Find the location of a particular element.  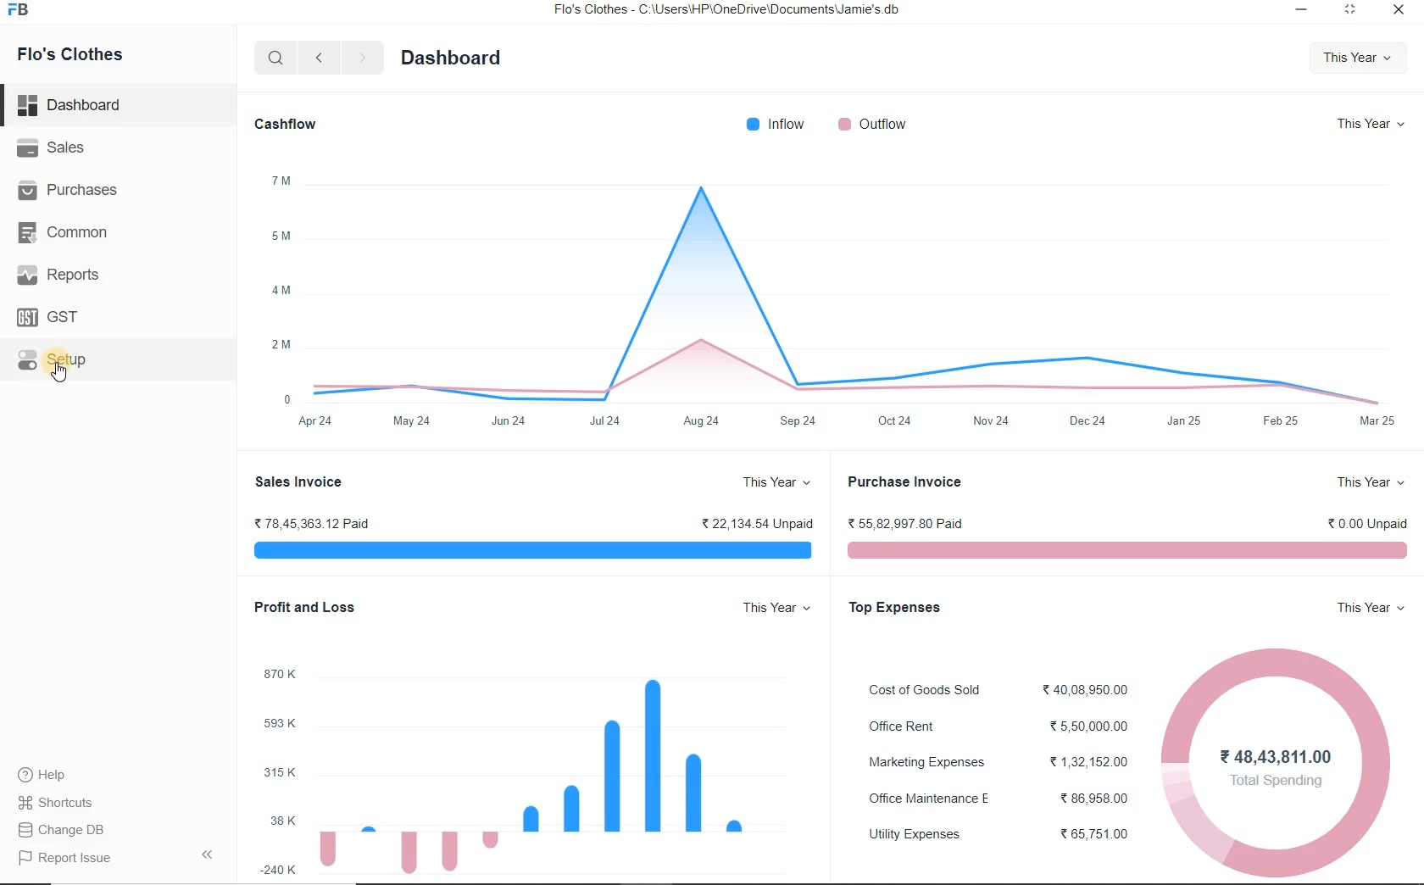

This Year  is located at coordinates (1357, 58).